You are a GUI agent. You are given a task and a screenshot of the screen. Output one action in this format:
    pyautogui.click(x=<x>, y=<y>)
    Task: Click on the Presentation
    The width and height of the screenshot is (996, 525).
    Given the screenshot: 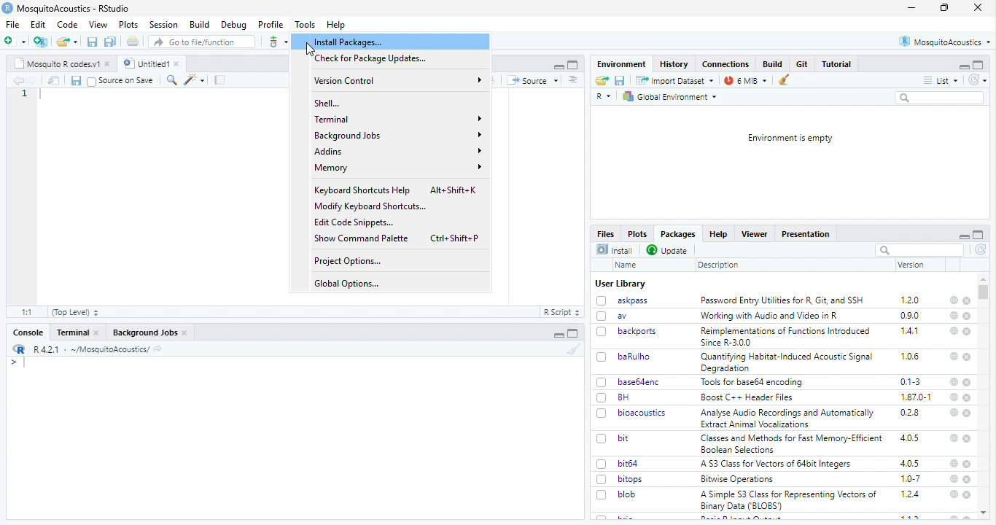 What is the action you would take?
    pyautogui.click(x=806, y=235)
    